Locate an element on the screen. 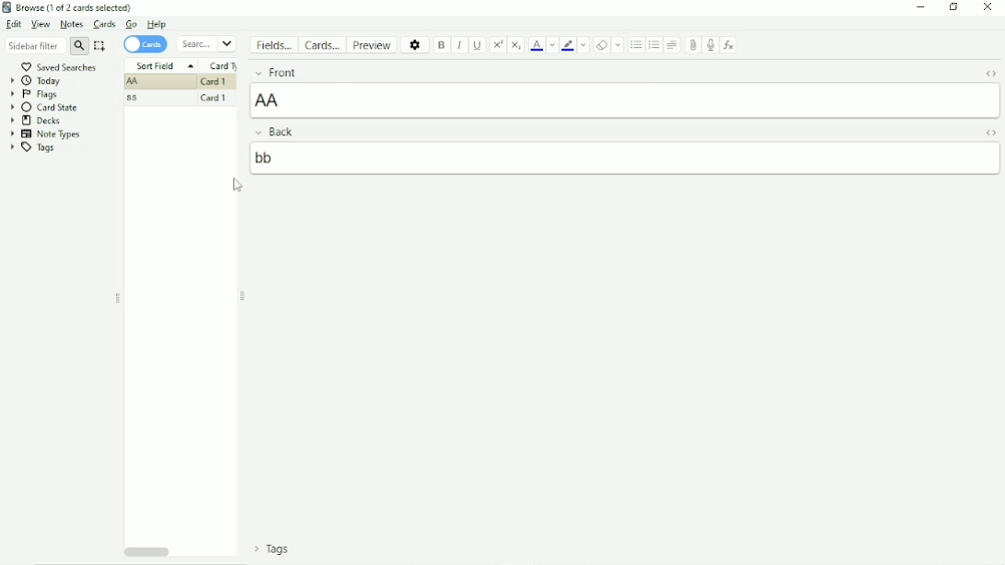  Minimize is located at coordinates (918, 9).